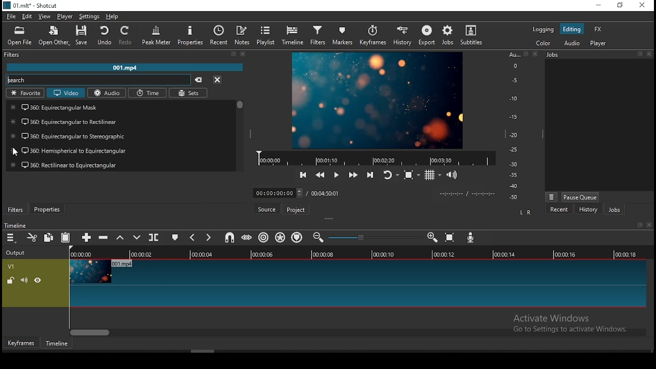  I want to click on pause queue, so click(581, 197).